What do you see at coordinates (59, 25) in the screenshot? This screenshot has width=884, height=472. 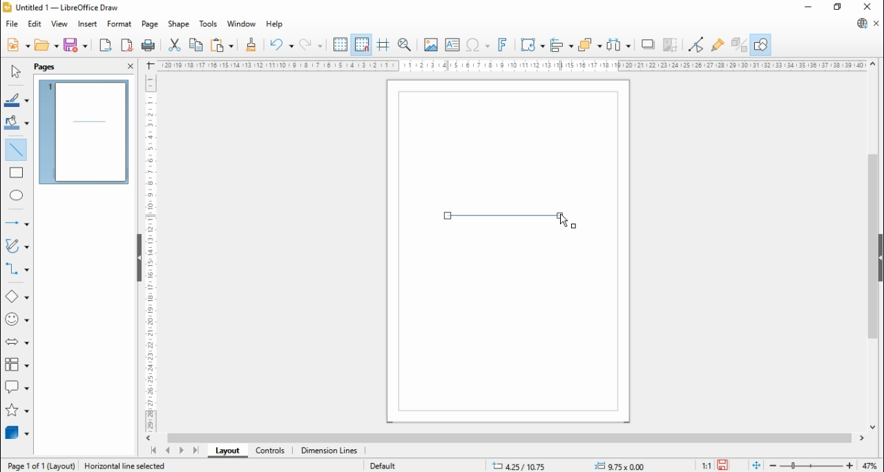 I see `view` at bounding box center [59, 25].